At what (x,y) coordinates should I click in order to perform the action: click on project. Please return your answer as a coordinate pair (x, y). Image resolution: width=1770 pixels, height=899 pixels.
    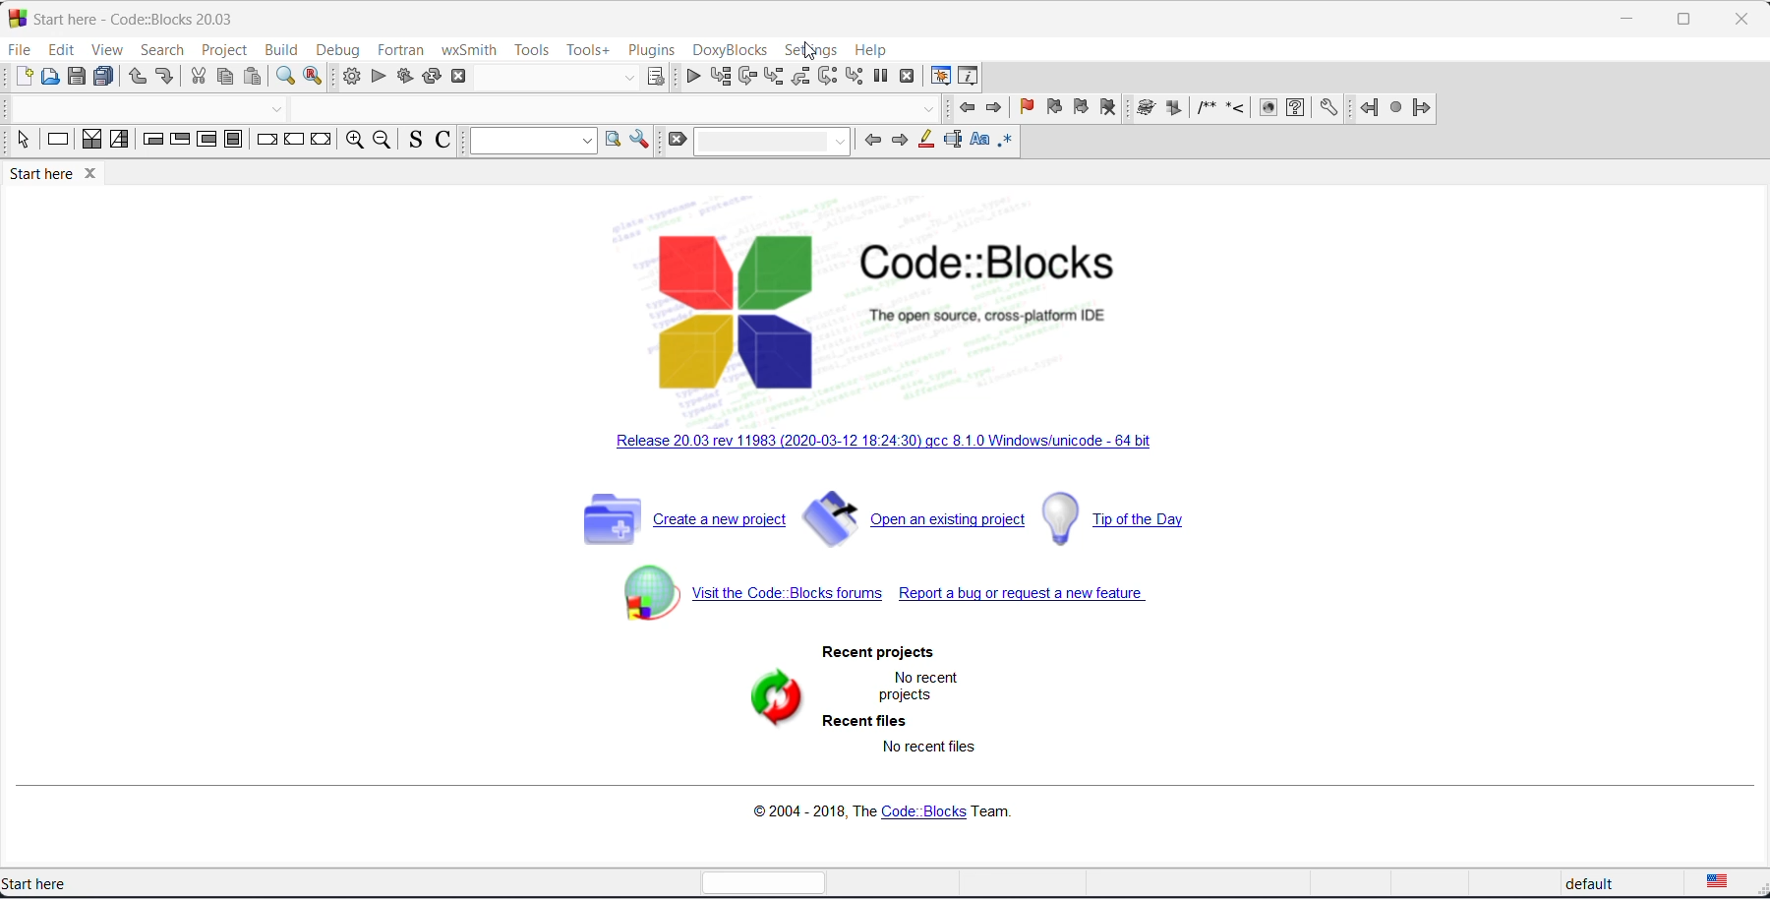
    Looking at the image, I should click on (224, 50).